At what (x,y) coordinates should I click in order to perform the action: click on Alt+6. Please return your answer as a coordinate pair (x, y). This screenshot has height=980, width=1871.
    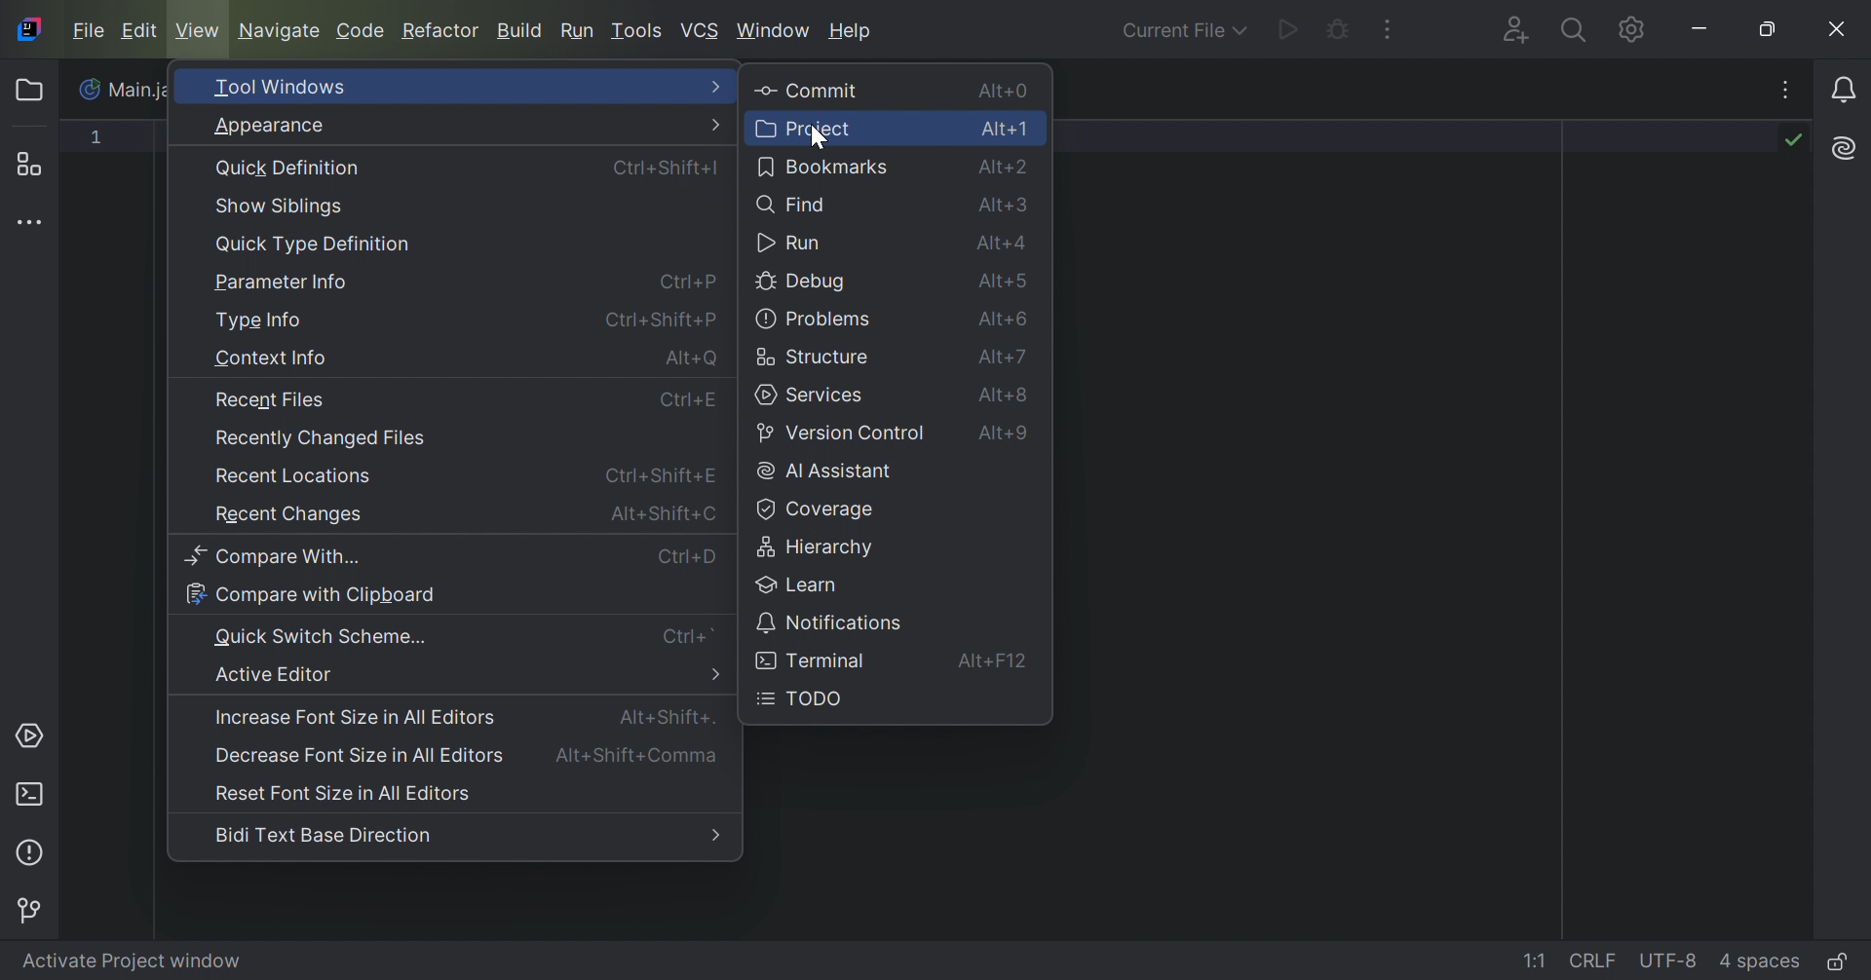
    Looking at the image, I should click on (1004, 320).